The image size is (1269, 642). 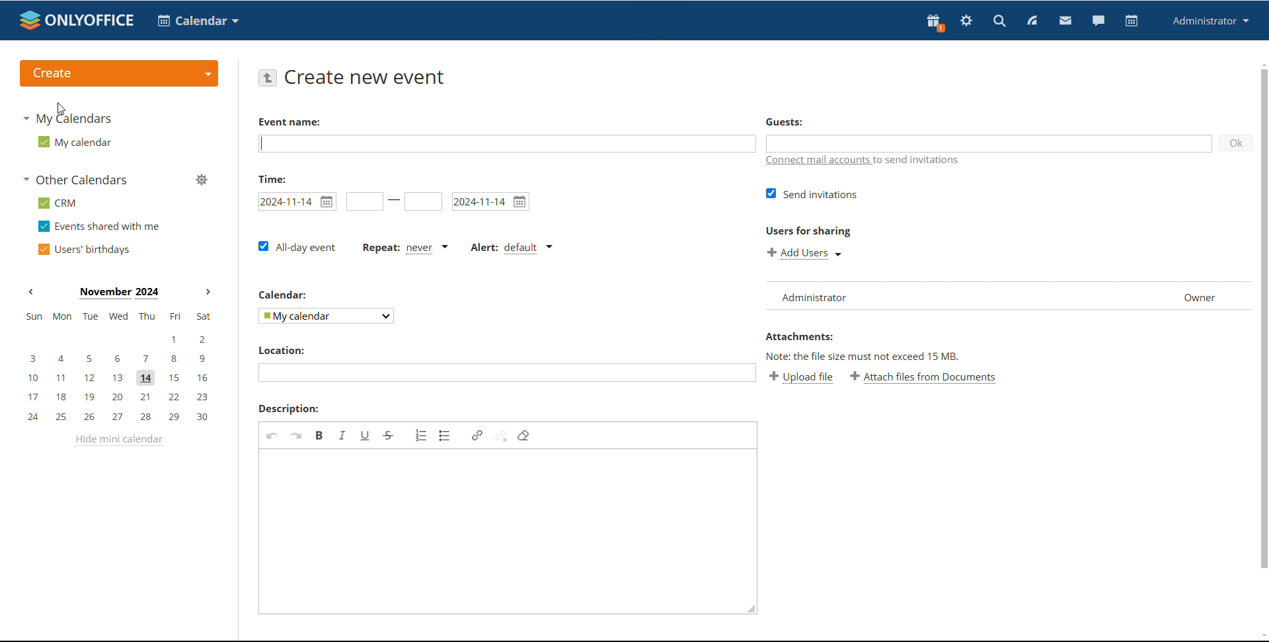 What do you see at coordinates (280, 350) in the screenshot?
I see `location` at bounding box center [280, 350].